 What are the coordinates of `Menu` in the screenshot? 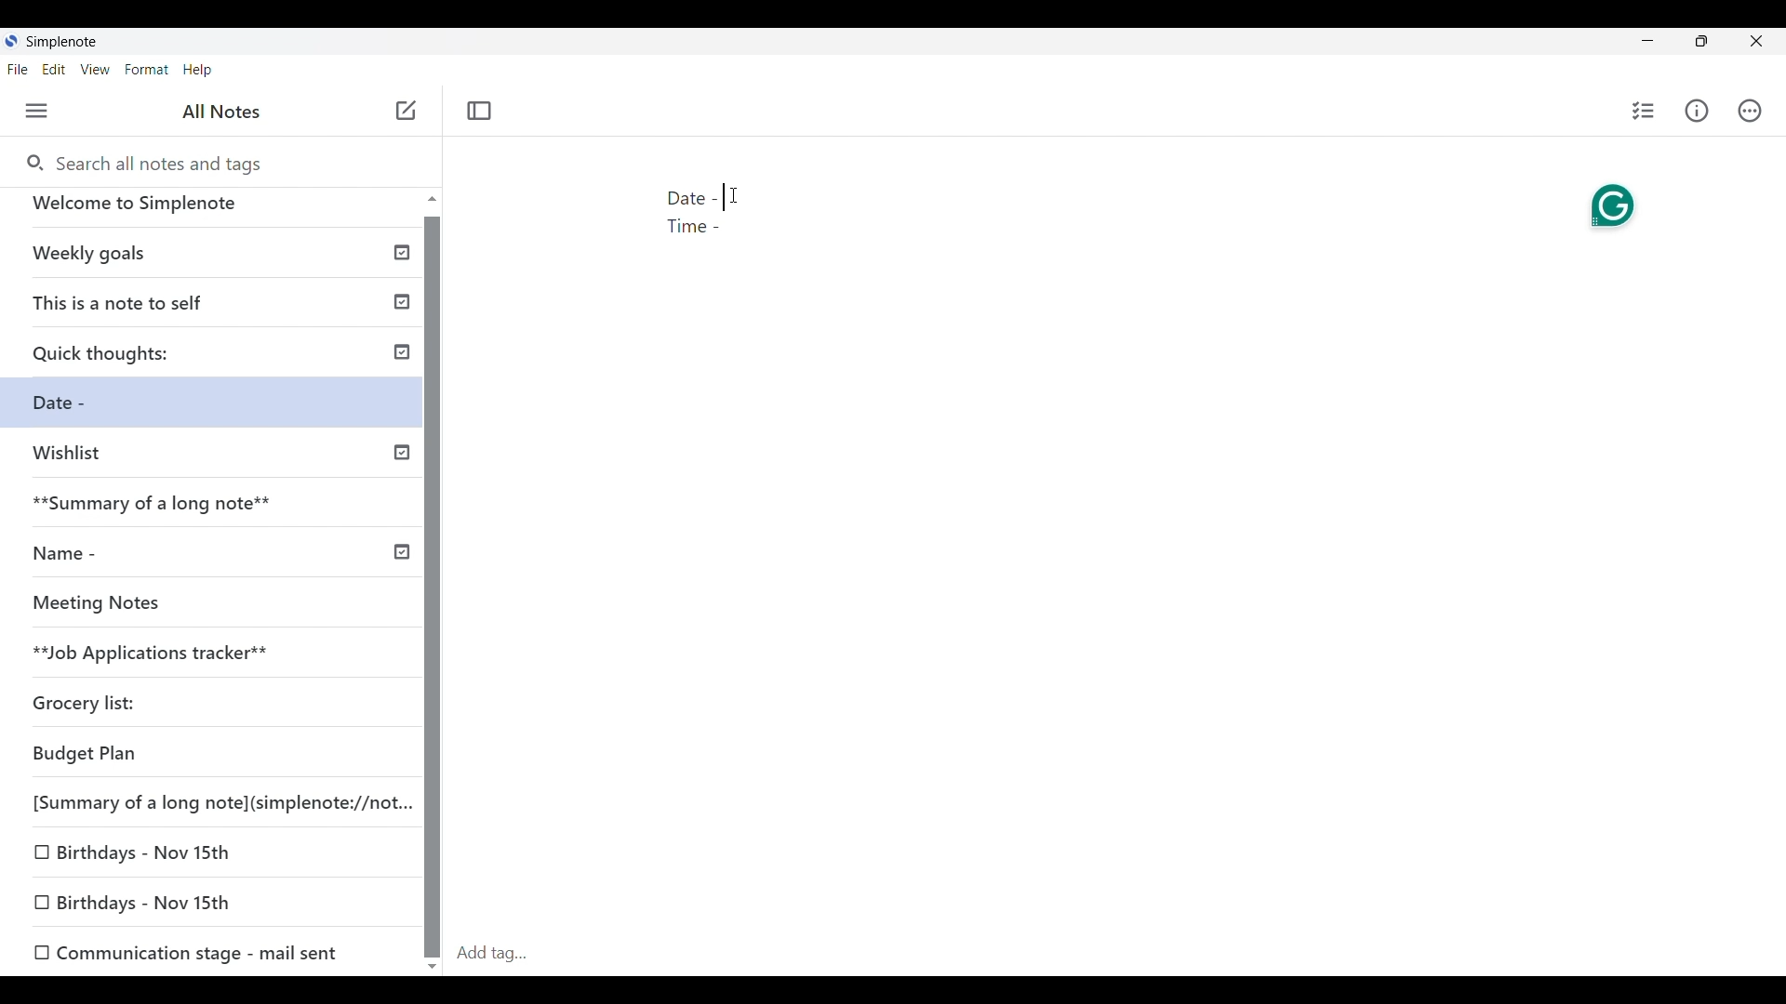 It's located at (37, 111).